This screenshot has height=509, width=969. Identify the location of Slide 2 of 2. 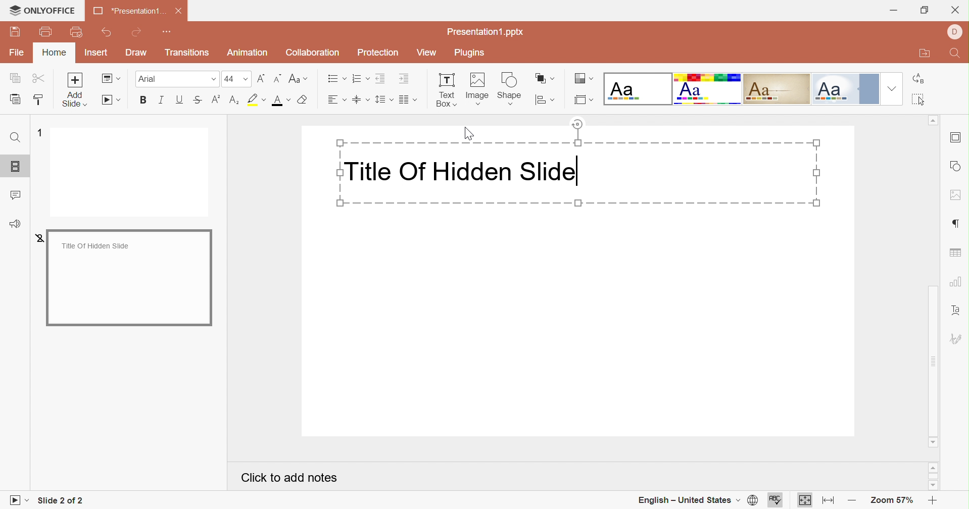
(63, 500).